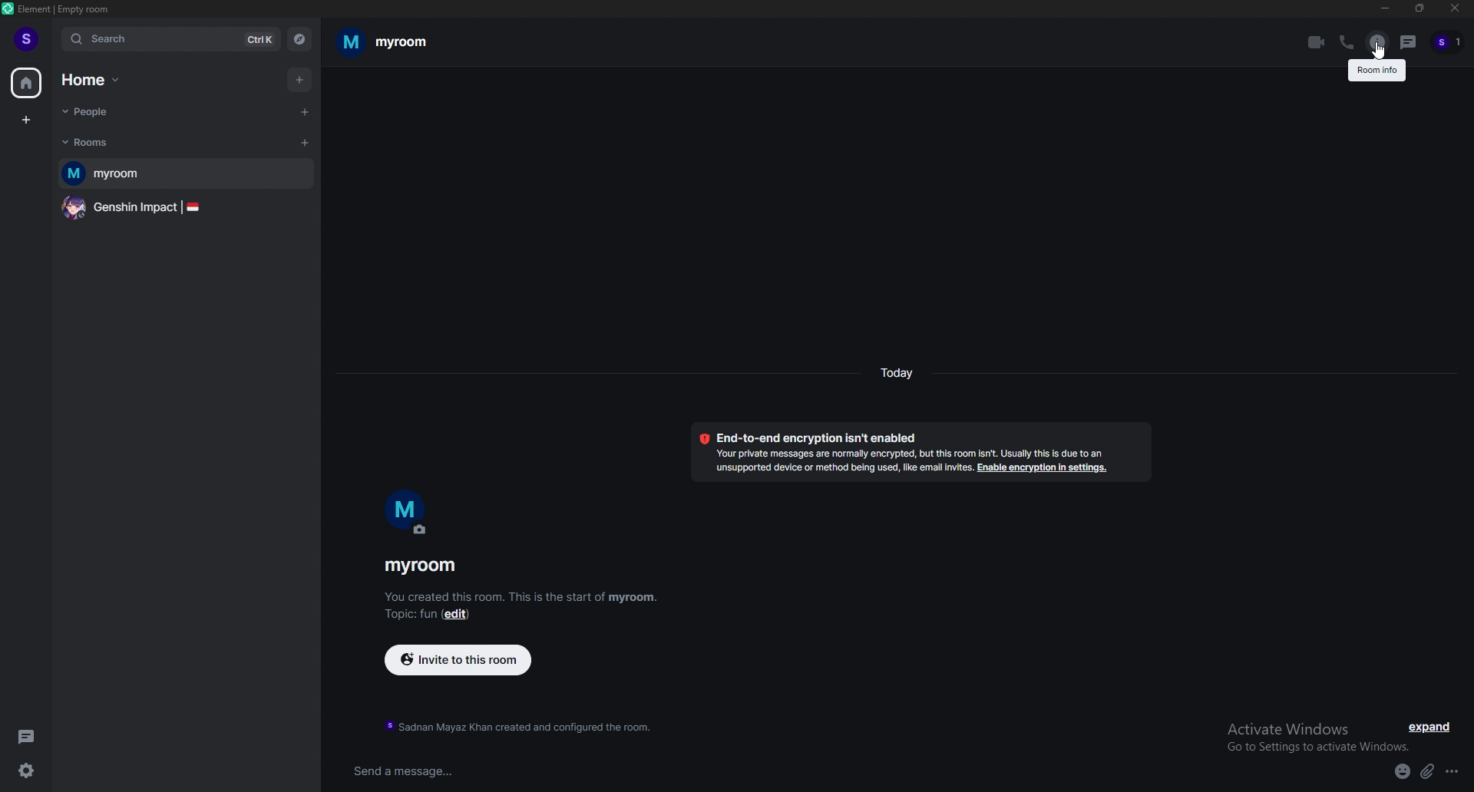 This screenshot has height=792, width=1474. Describe the element at coordinates (183, 210) in the screenshot. I see `genshin impact |` at that location.